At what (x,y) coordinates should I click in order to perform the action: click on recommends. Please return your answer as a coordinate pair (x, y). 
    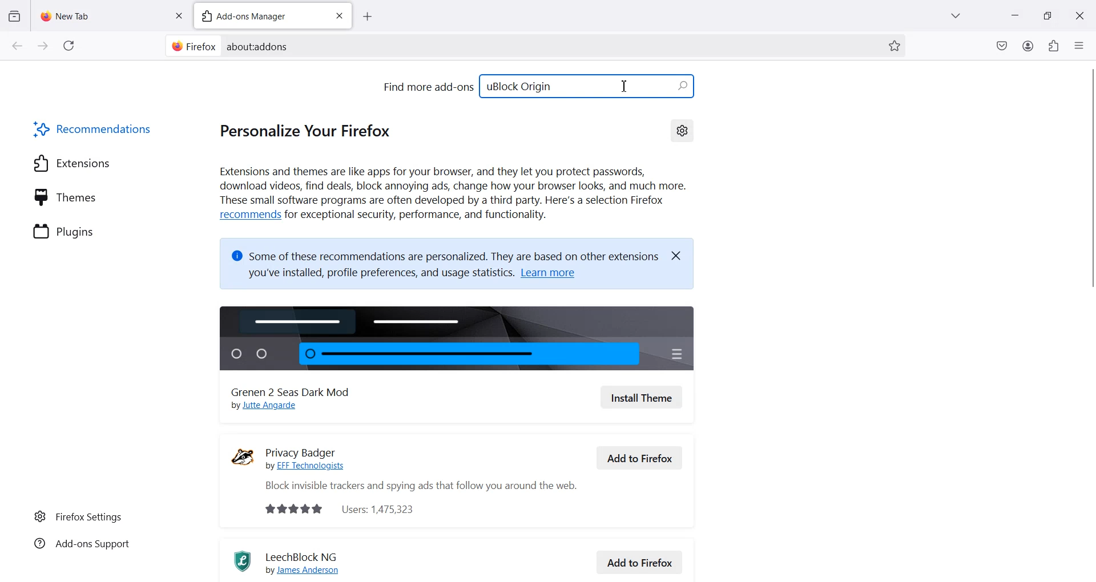
    Looking at the image, I should click on (248, 215).